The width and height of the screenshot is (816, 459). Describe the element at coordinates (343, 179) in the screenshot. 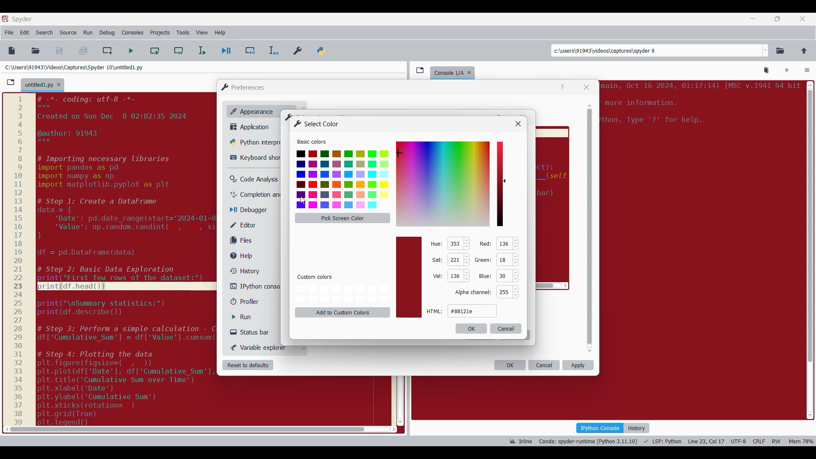

I see `Basic color options` at that location.